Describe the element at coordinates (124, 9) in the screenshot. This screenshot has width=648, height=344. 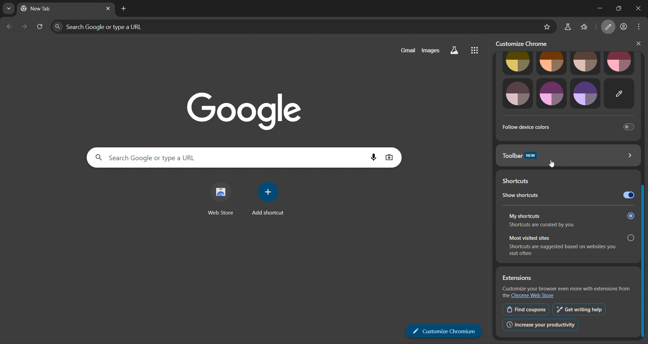
I see `new tab` at that location.